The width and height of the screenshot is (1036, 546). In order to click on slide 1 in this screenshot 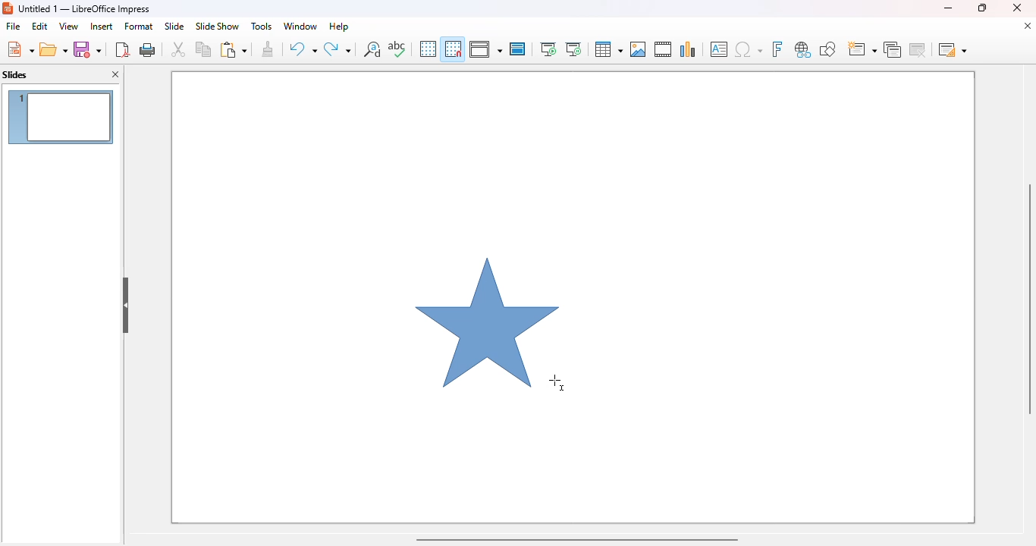, I will do `click(61, 117)`.